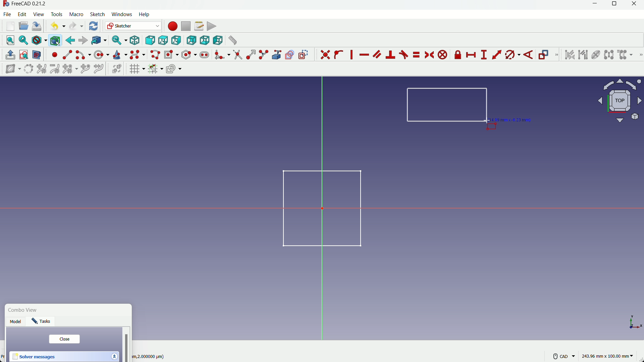 The width and height of the screenshot is (644, 362). What do you see at coordinates (615, 5) in the screenshot?
I see `maximize or restore` at bounding box center [615, 5].